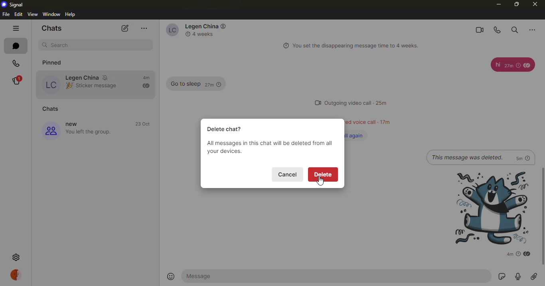 The width and height of the screenshot is (545, 286). What do you see at coordinates (16, 256) in the screenshot?
I see `settings` at bounding box center [16, 256].